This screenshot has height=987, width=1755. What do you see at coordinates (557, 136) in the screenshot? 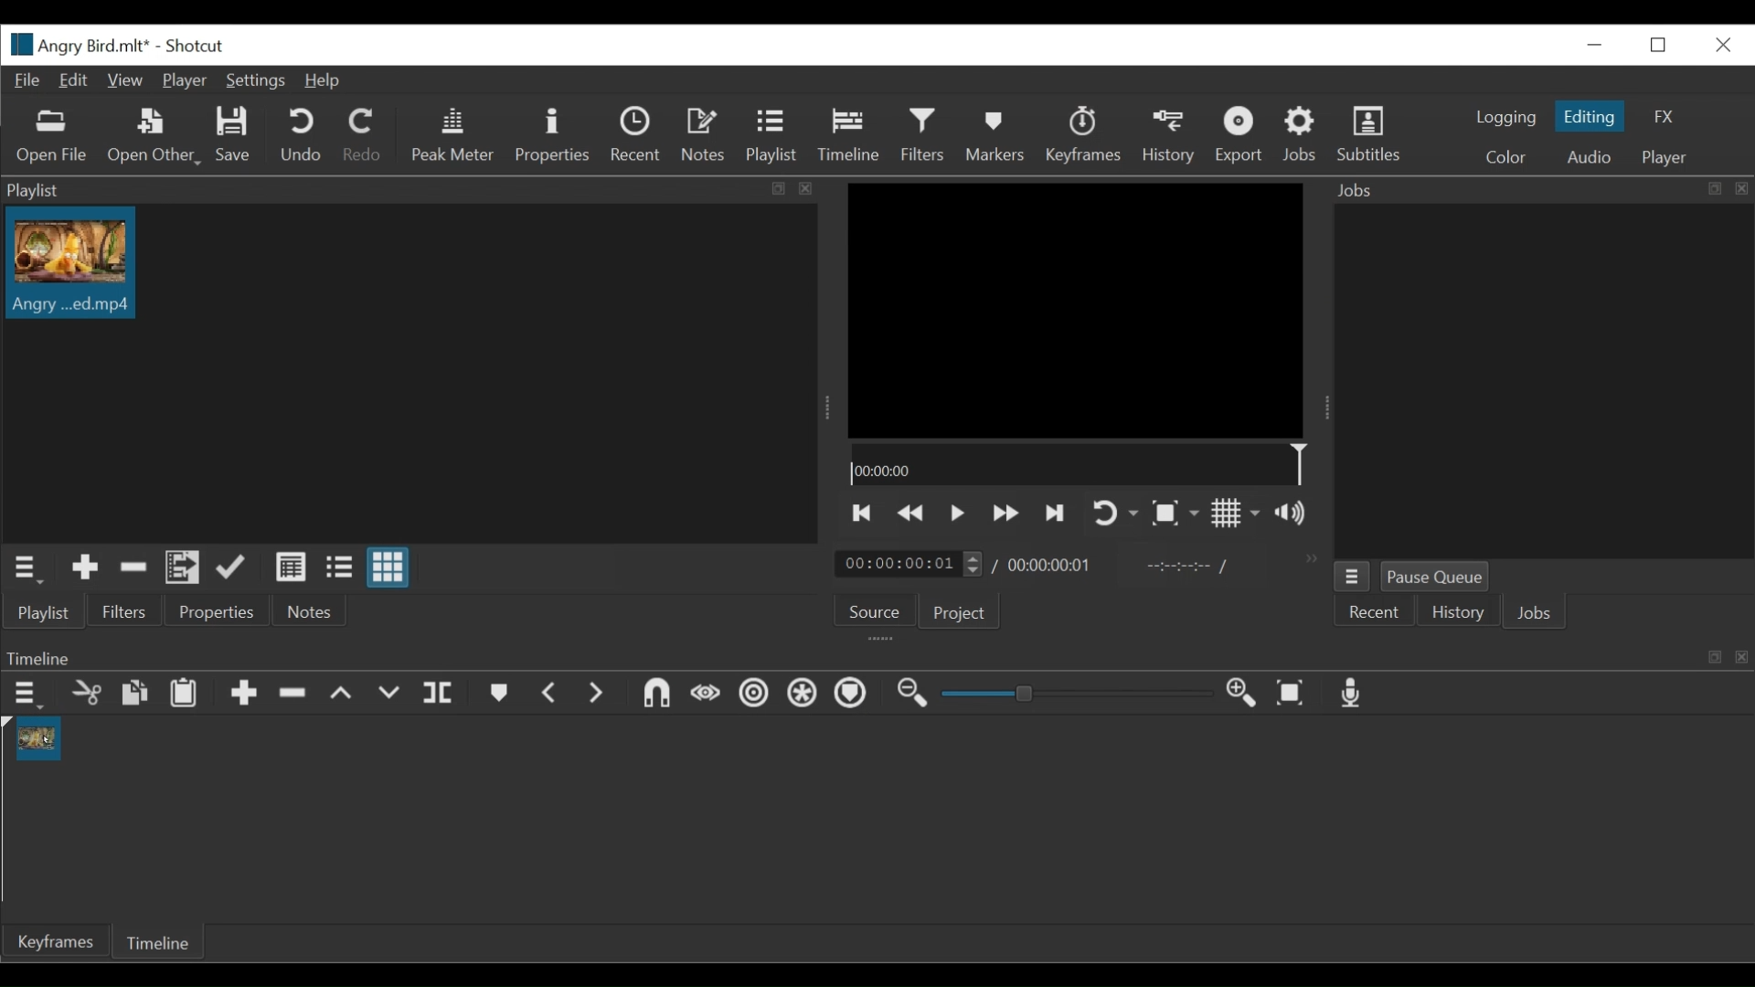
I see `Properties` at bounding box center [557, 136].